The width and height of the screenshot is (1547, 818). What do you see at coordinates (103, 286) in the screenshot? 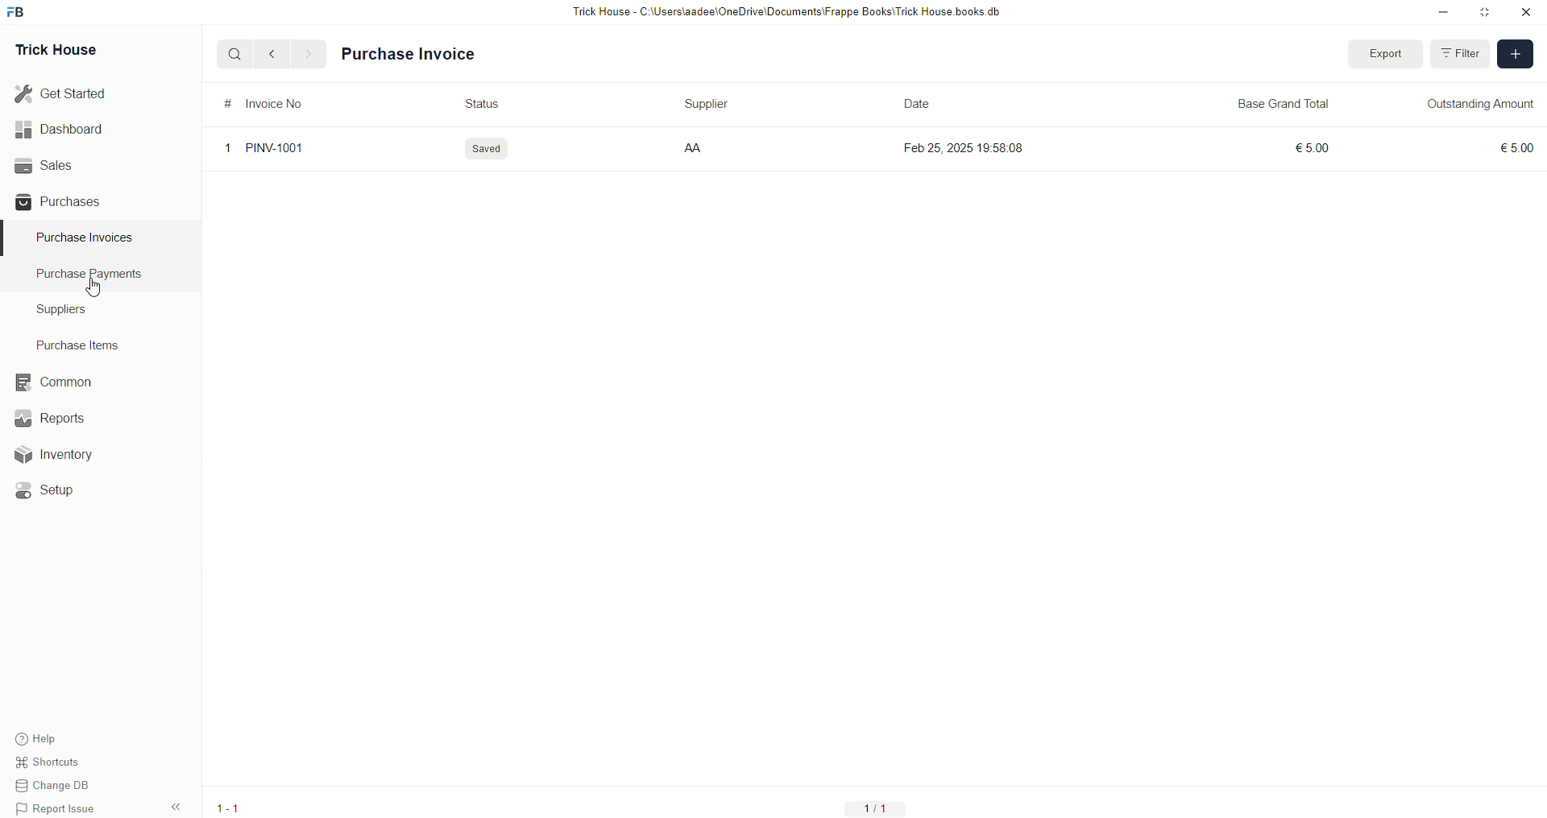
I see `cursor` at bounding box center [103, 286].